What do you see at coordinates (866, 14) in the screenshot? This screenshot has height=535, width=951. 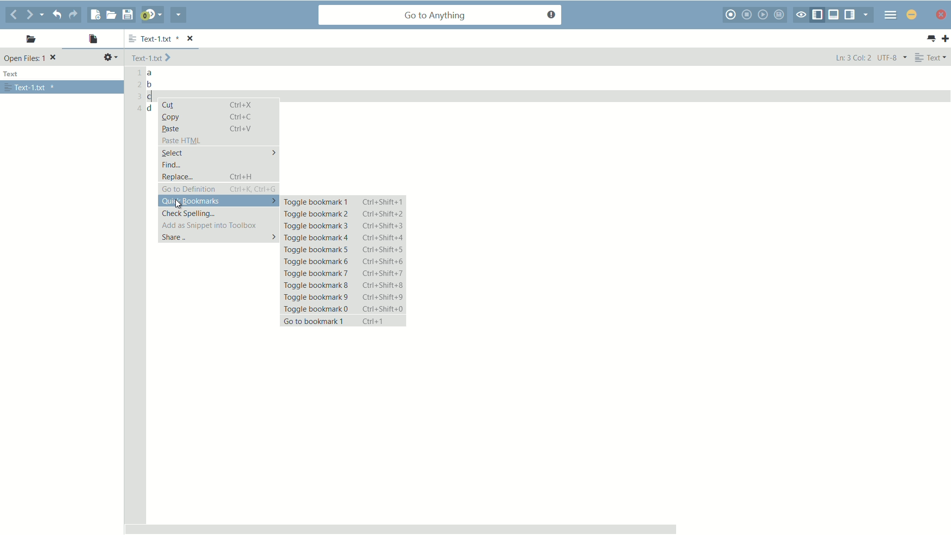 I see `show specific tab` at bounding box center [866, 14].